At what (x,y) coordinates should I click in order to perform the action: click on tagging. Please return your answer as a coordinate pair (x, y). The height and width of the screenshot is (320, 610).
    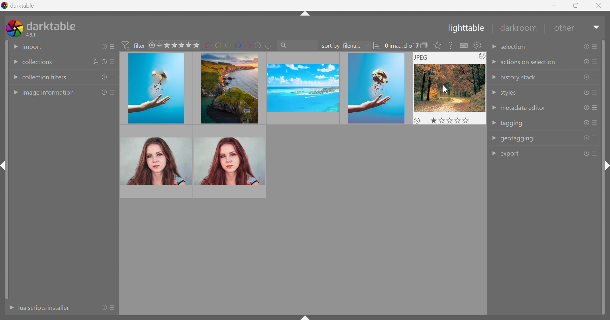
    Looking at the image, I should click on (514, 124).